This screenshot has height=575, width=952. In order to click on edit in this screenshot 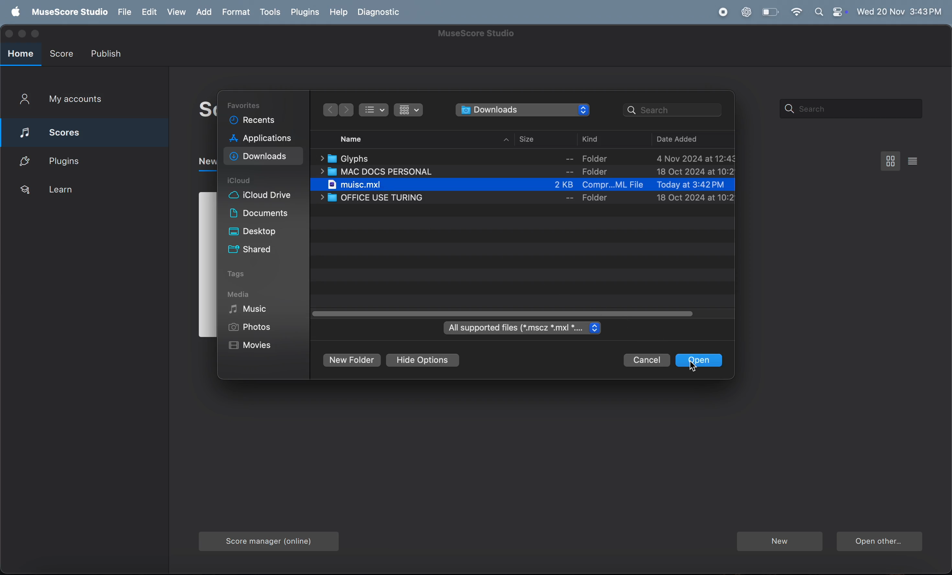, I will do `click(148, 11)`.